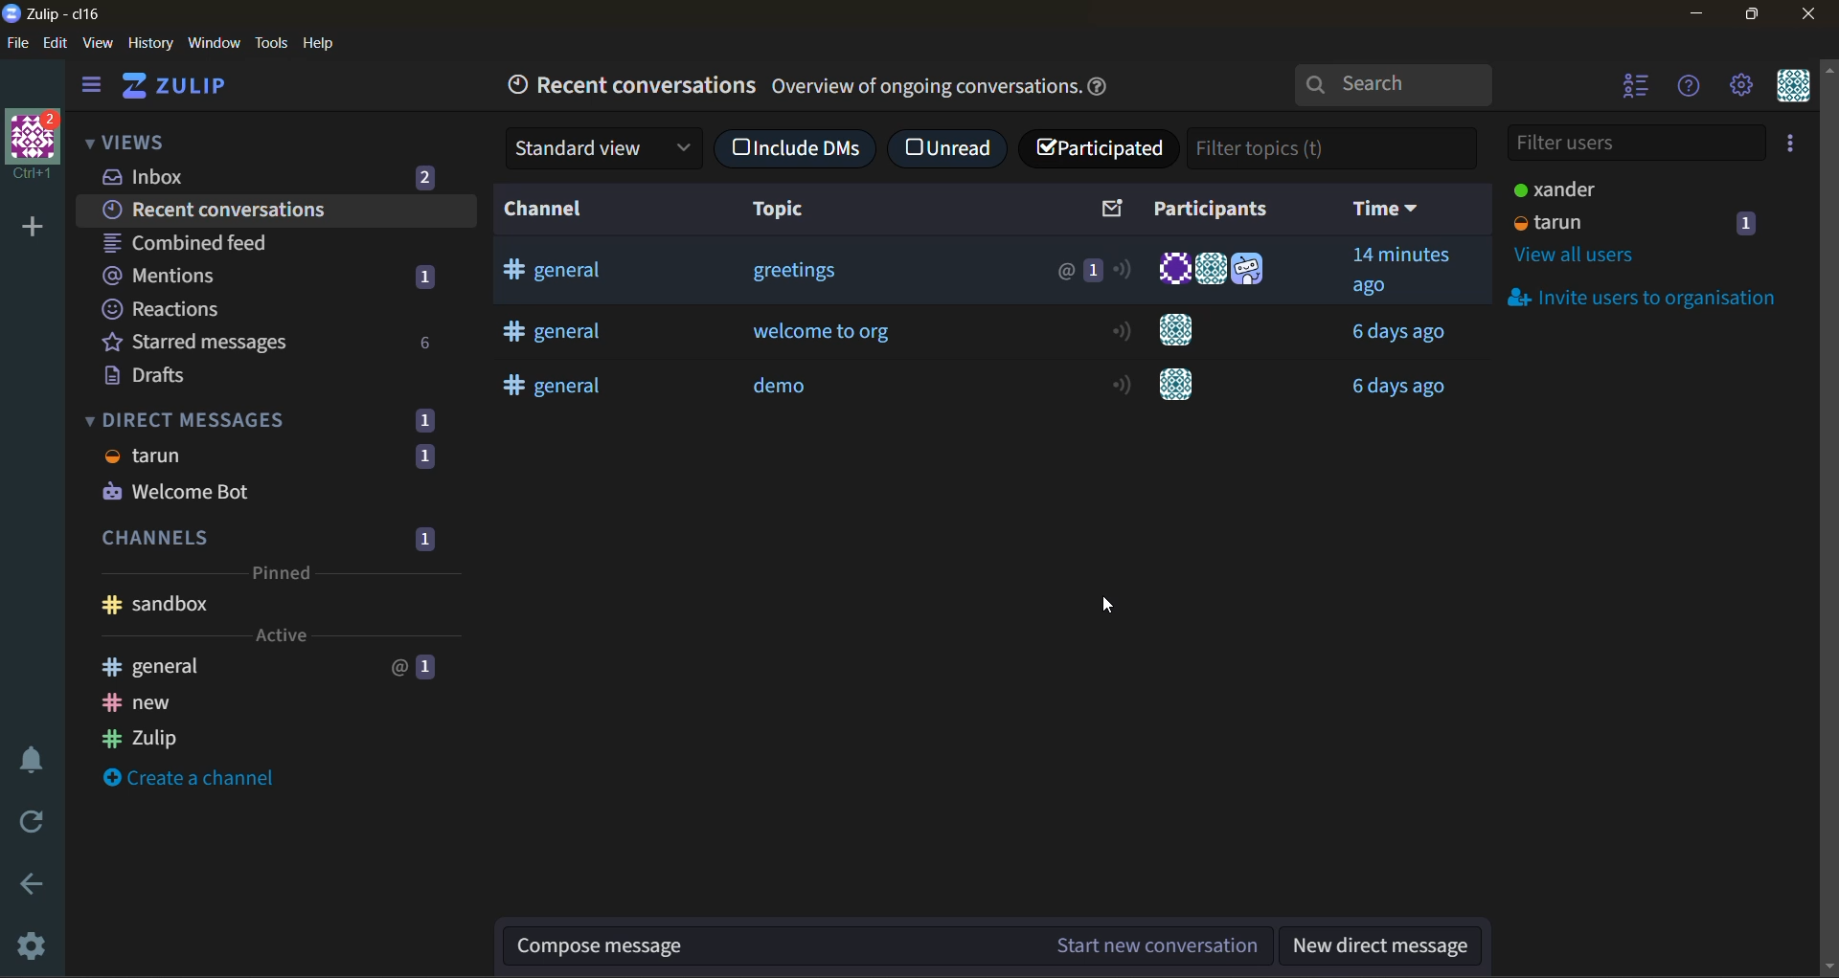 The image size is (1839, 978). Describe the element at coordinates (833, 391) in the screenshot. I see `demo` at that location.